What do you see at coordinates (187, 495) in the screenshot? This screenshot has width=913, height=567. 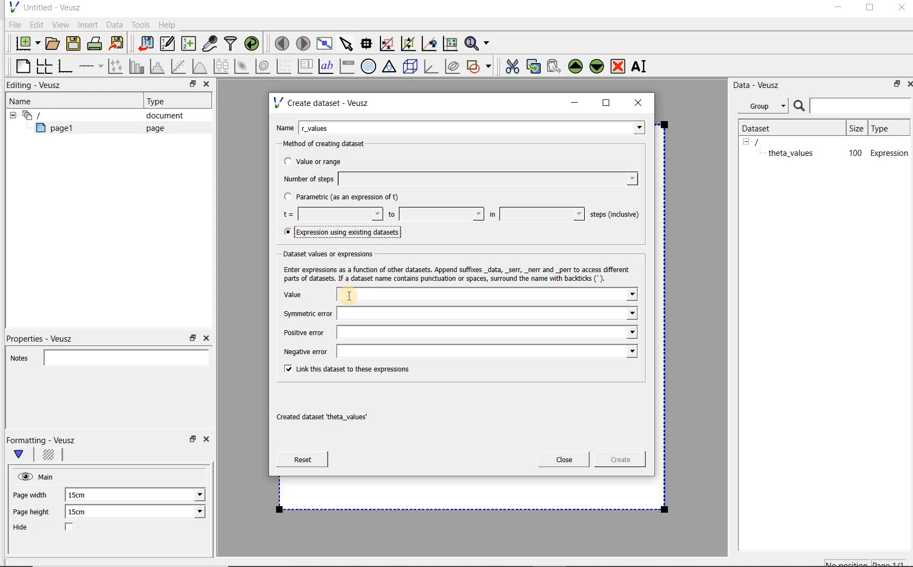 I see `Page width dropdown` at bounding box center [187, 495].